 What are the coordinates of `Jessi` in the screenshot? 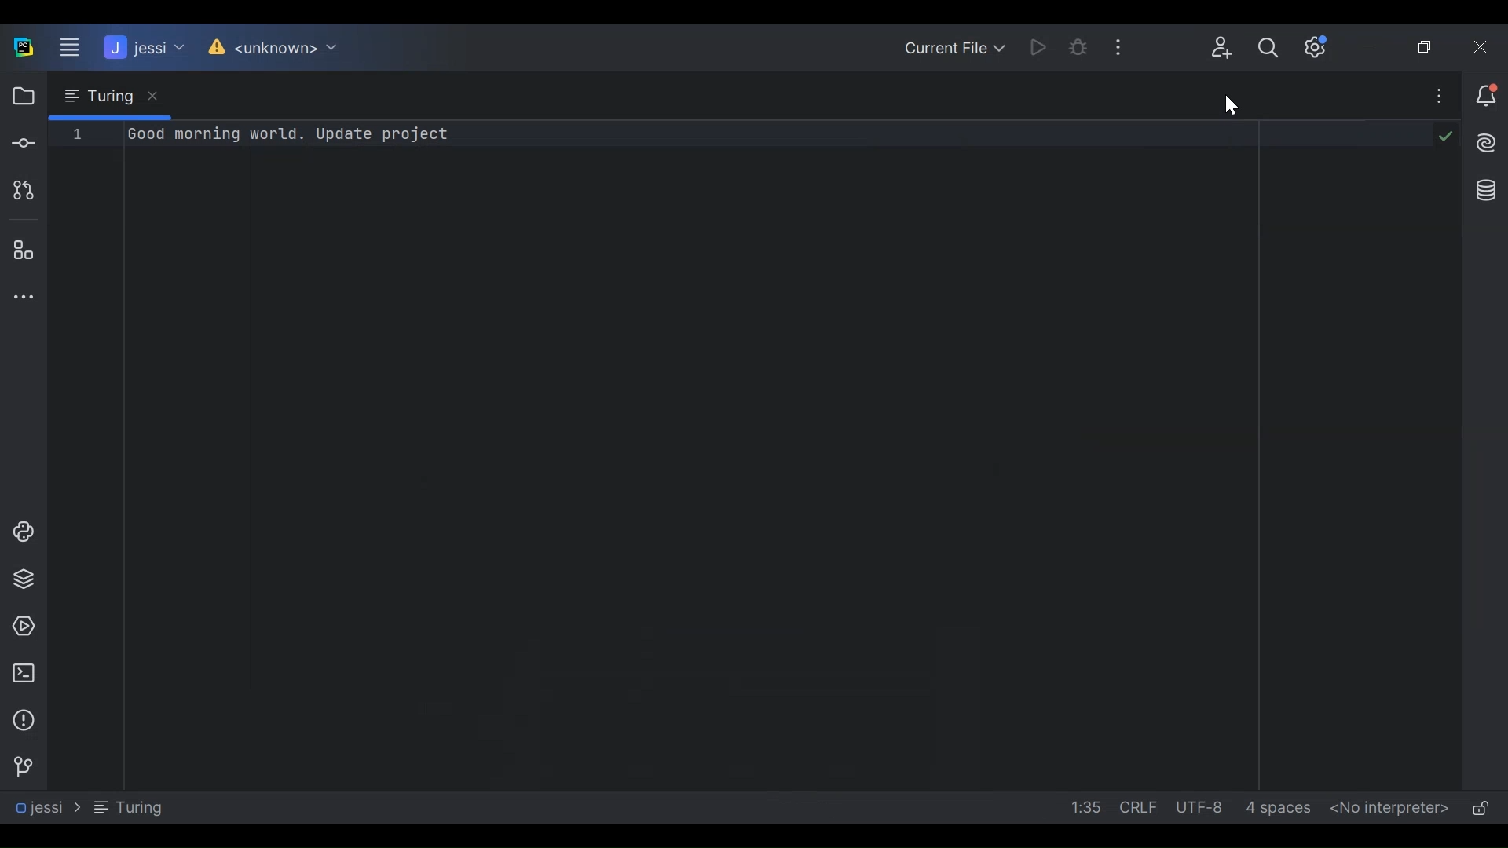 It's located at (46, 807).